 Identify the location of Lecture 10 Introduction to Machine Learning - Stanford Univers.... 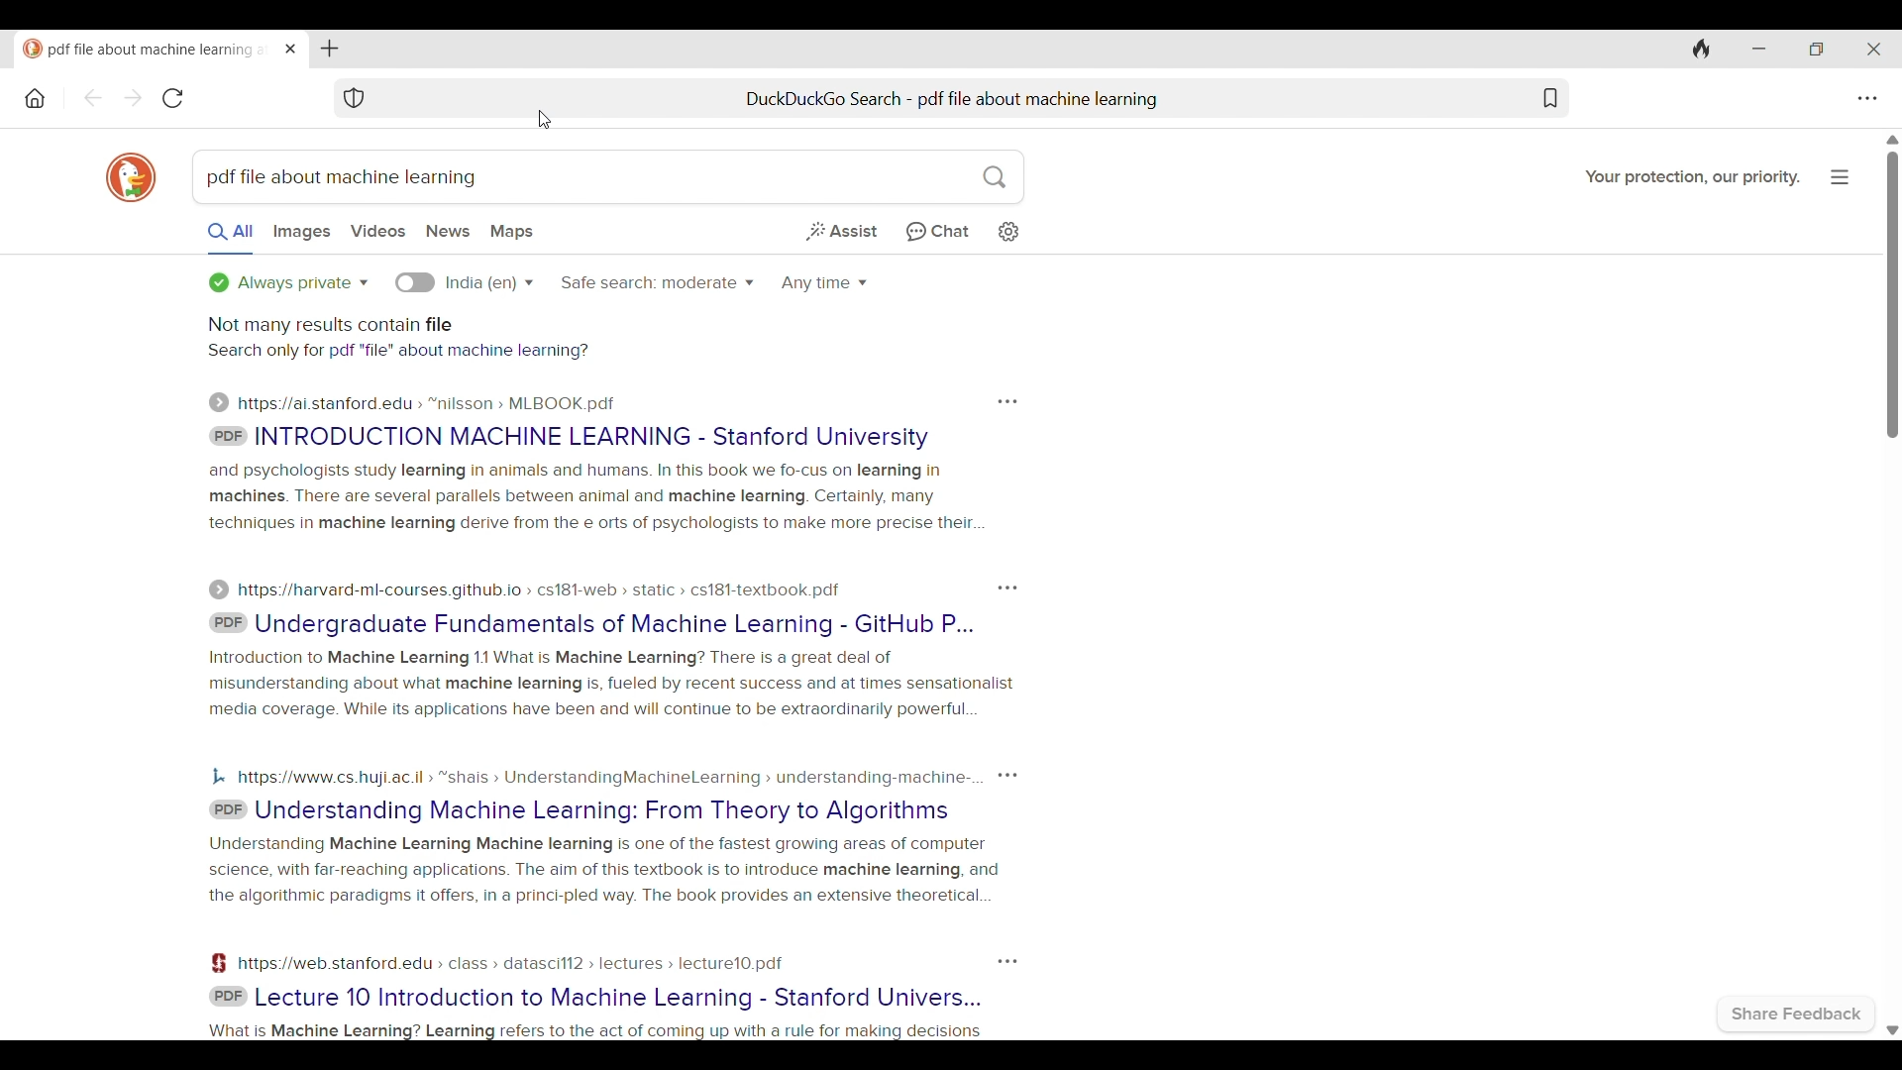
(620, 998).